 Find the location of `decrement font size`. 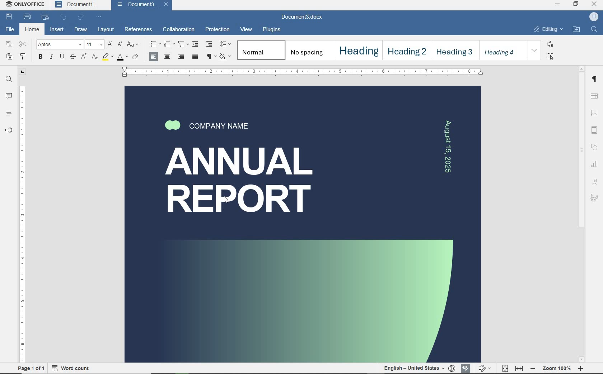

decrement font size is located at coordinates (120, 45).